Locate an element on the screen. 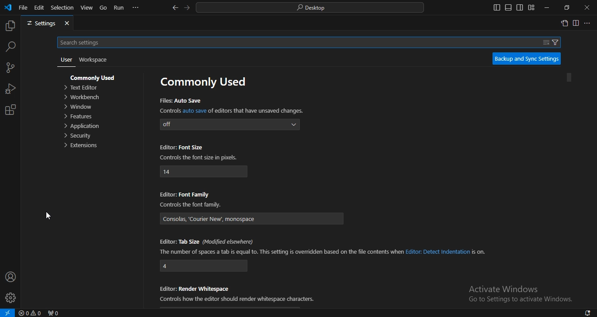 The image size is (597, 317). split right editor is located at coordinates (577, 23).